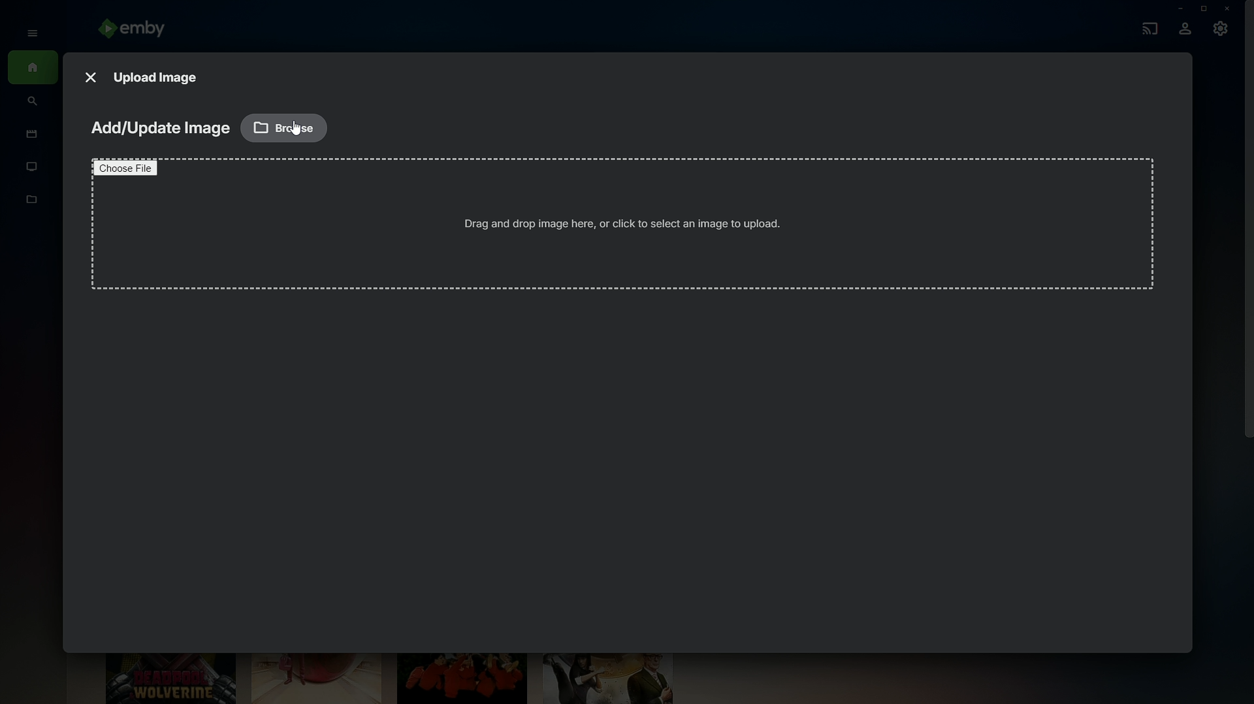 This screenshot has height=704, width=1254. Describe the element at coordinates (28, 32) in the screenshot. I see `Show menu` at that location.